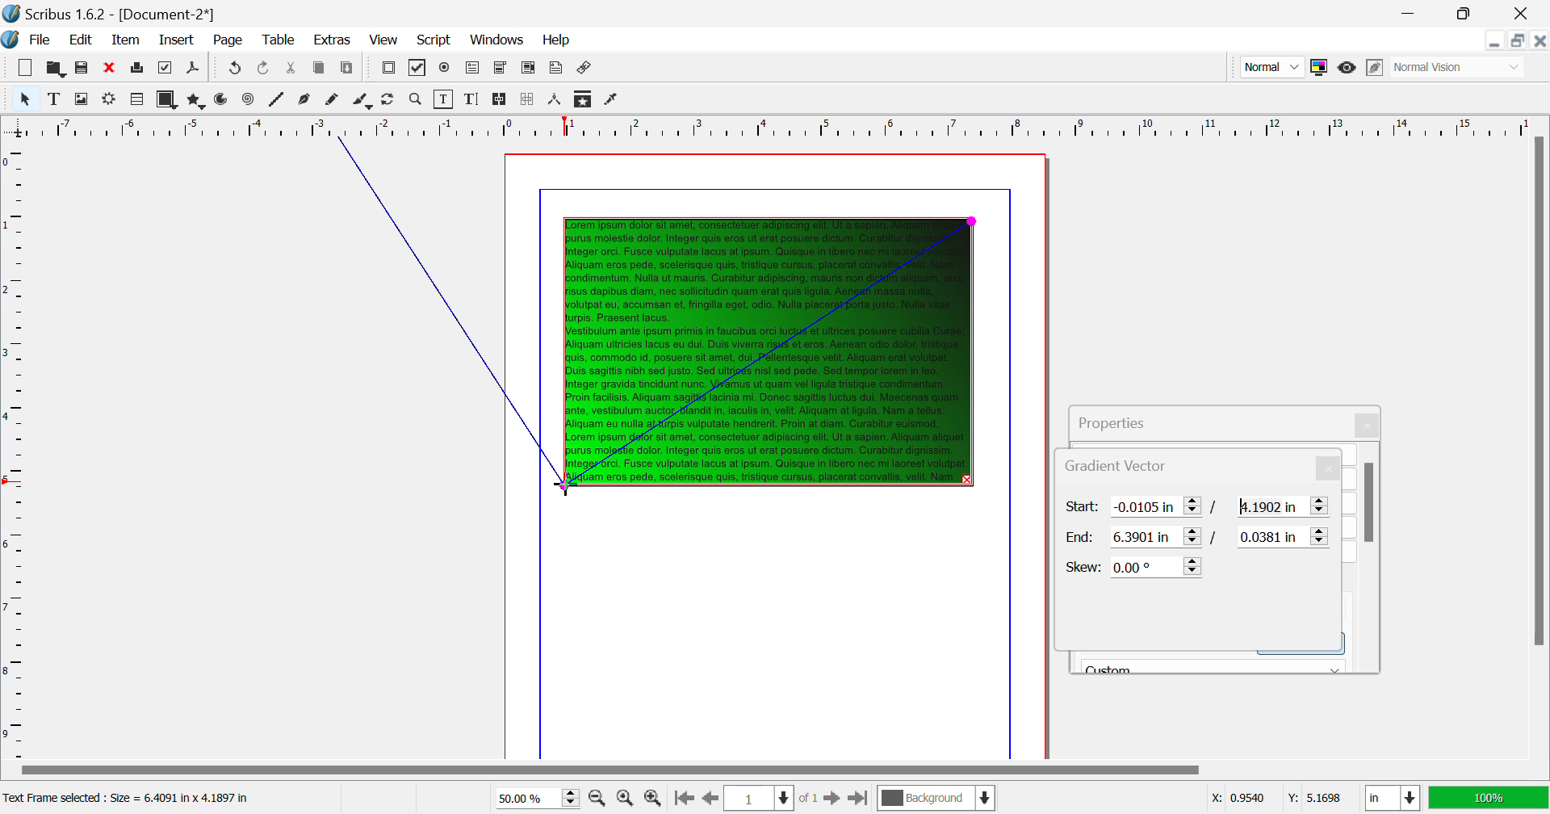 The width and height of the screenshot is (1550, 814). Describe the element at coordinates (1369, 426) in the screenshot. I see `Close` at that location.